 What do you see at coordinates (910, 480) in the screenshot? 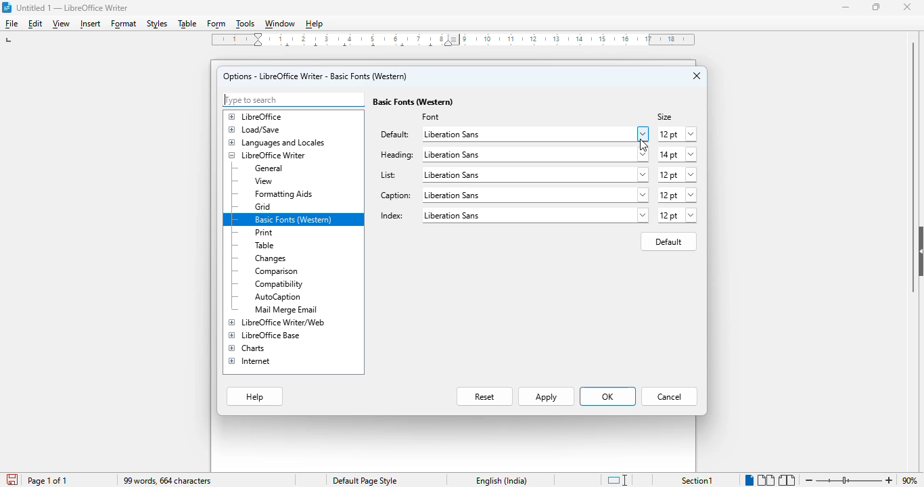
I see `zoom factor` at bounding box center [910, 480].